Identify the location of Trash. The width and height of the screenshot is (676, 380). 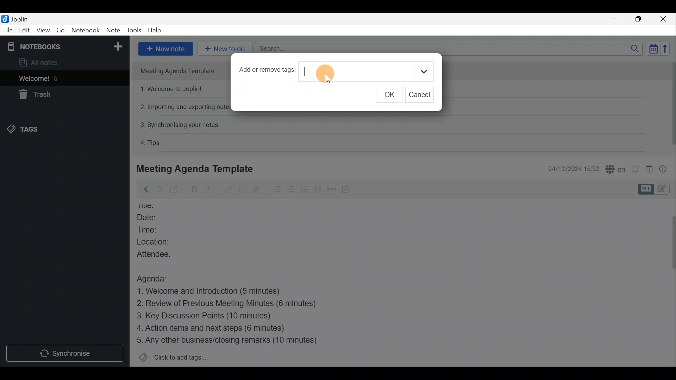
(33, 94).